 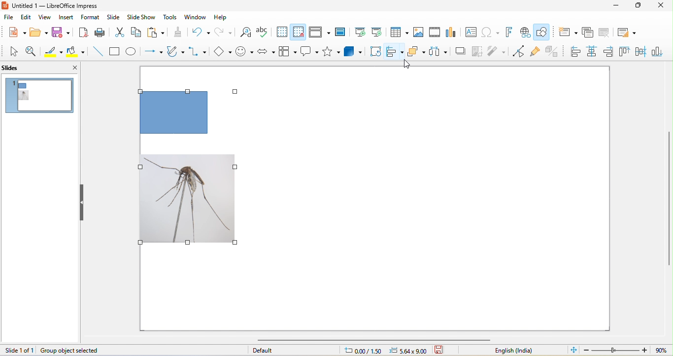 I want to click on line, so click(x=99, y=52).